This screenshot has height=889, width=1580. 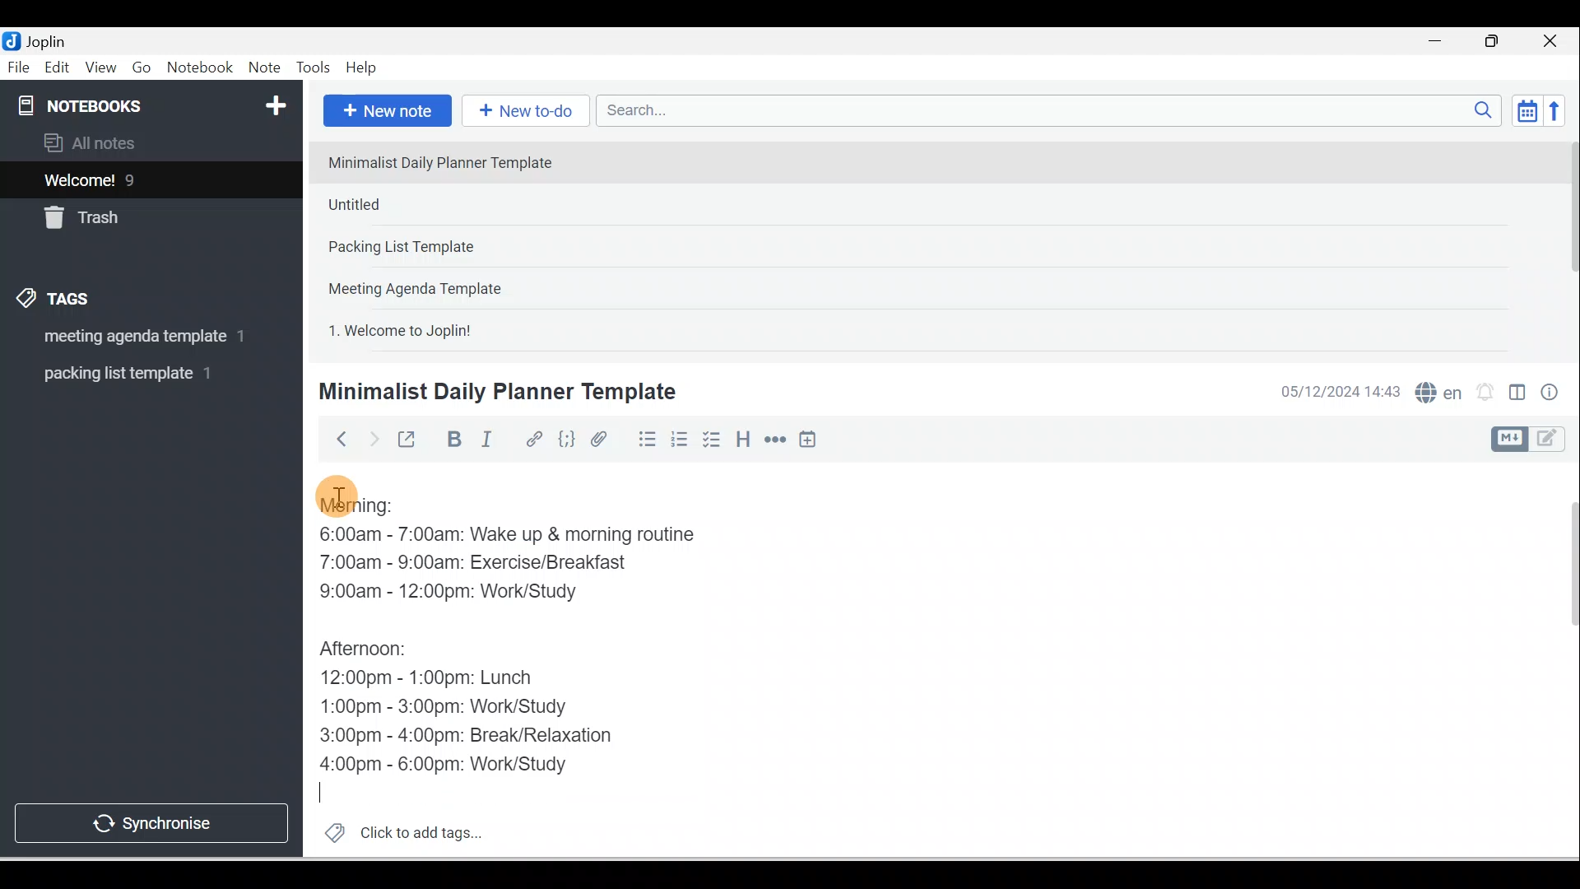 What do you see at coordinates (567, 440) in the screenshot?
I see `Code` at bounding box center [567, 440].